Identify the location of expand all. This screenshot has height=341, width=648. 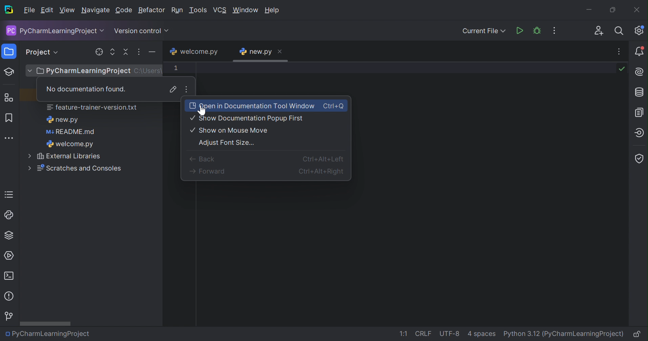
(111, 52).